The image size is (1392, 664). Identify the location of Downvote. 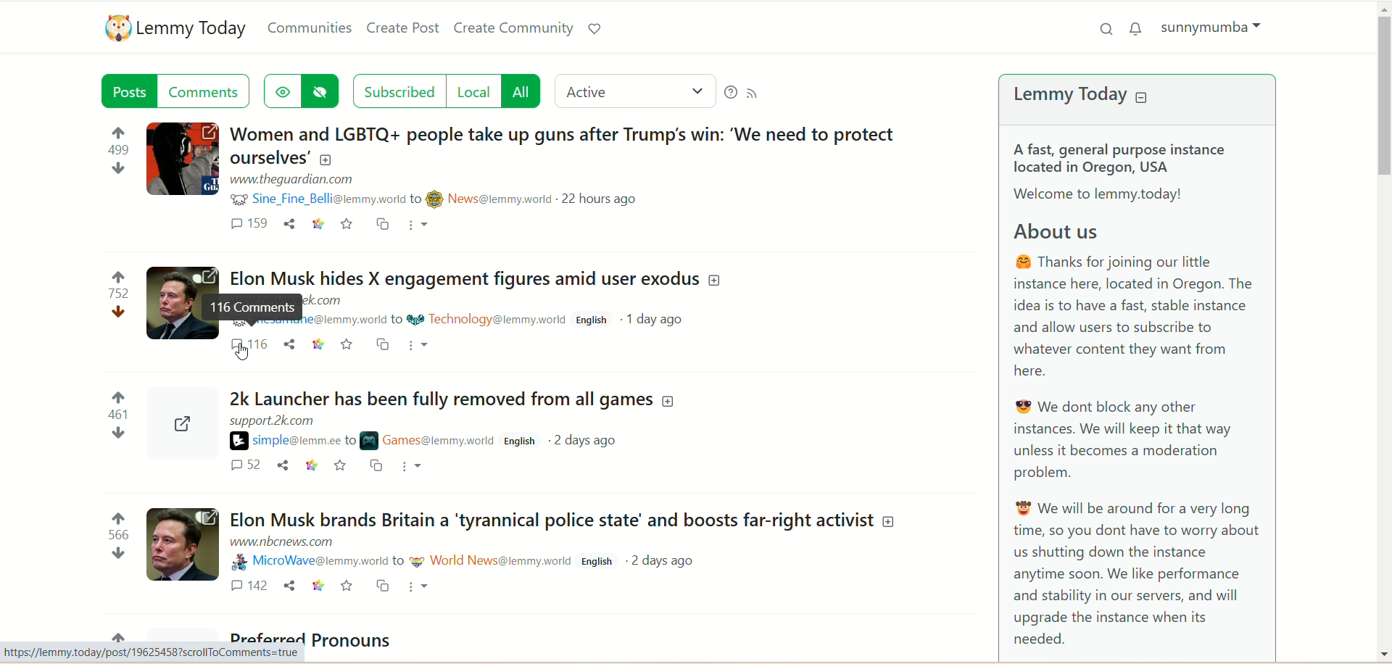
(117, 433).